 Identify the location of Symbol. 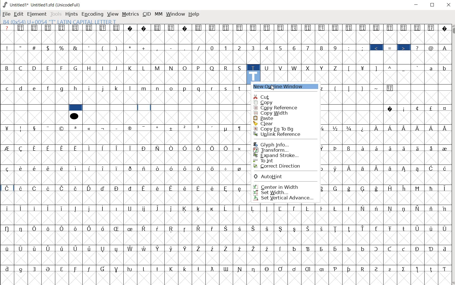
(159, 148).